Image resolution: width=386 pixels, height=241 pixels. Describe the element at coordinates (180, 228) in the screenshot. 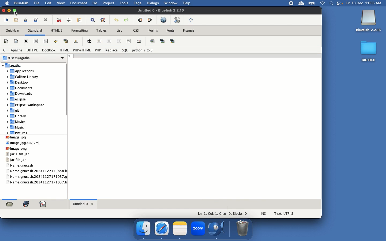

I see `note` at that location.